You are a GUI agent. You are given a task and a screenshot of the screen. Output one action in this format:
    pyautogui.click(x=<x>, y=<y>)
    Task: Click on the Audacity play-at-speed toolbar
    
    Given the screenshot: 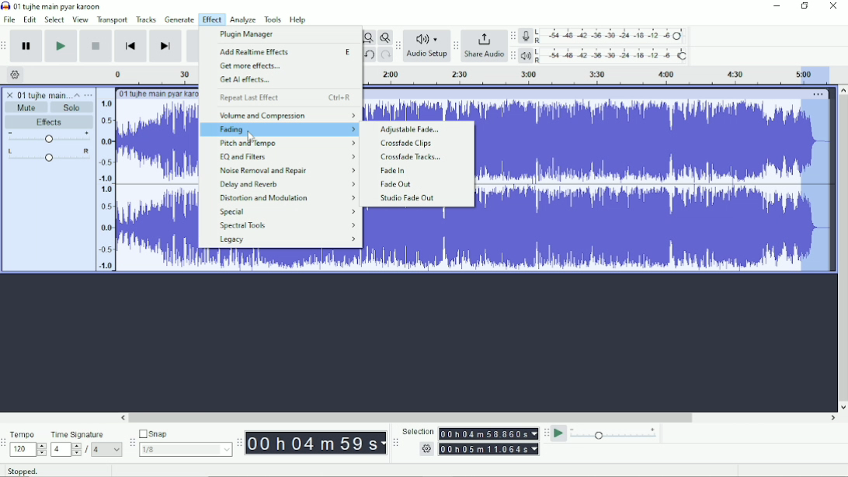 What is the action you would take?
    pyautogui.click(x=546, y=433)
    